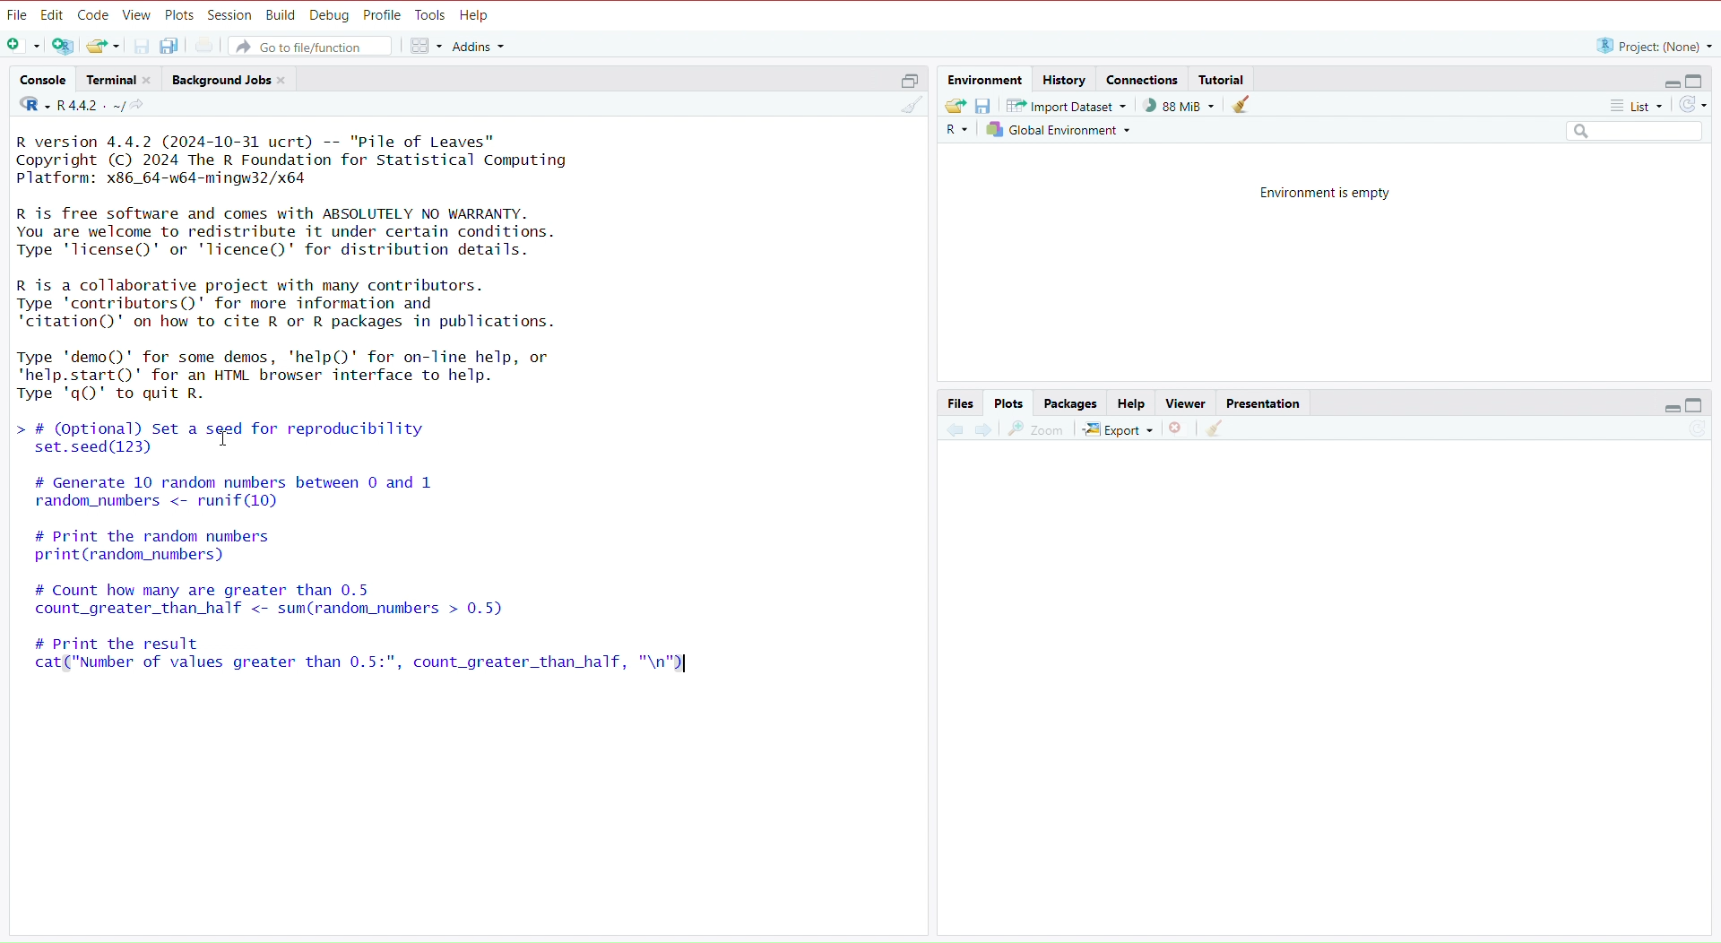 The height and width of the screenshot is (943, 1721). I want to click on Open new project, so click(61, 47).